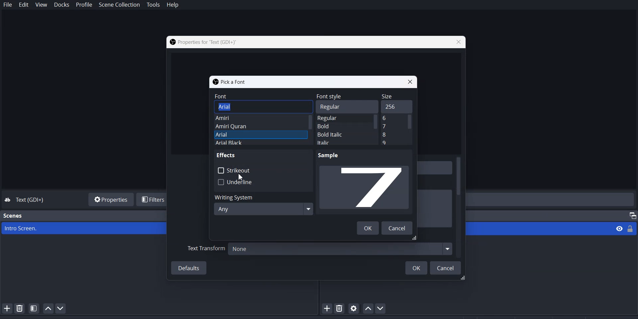 The height and width of the screenshot is (319, 638). I want to click on Sample preview, so click(366, 181).